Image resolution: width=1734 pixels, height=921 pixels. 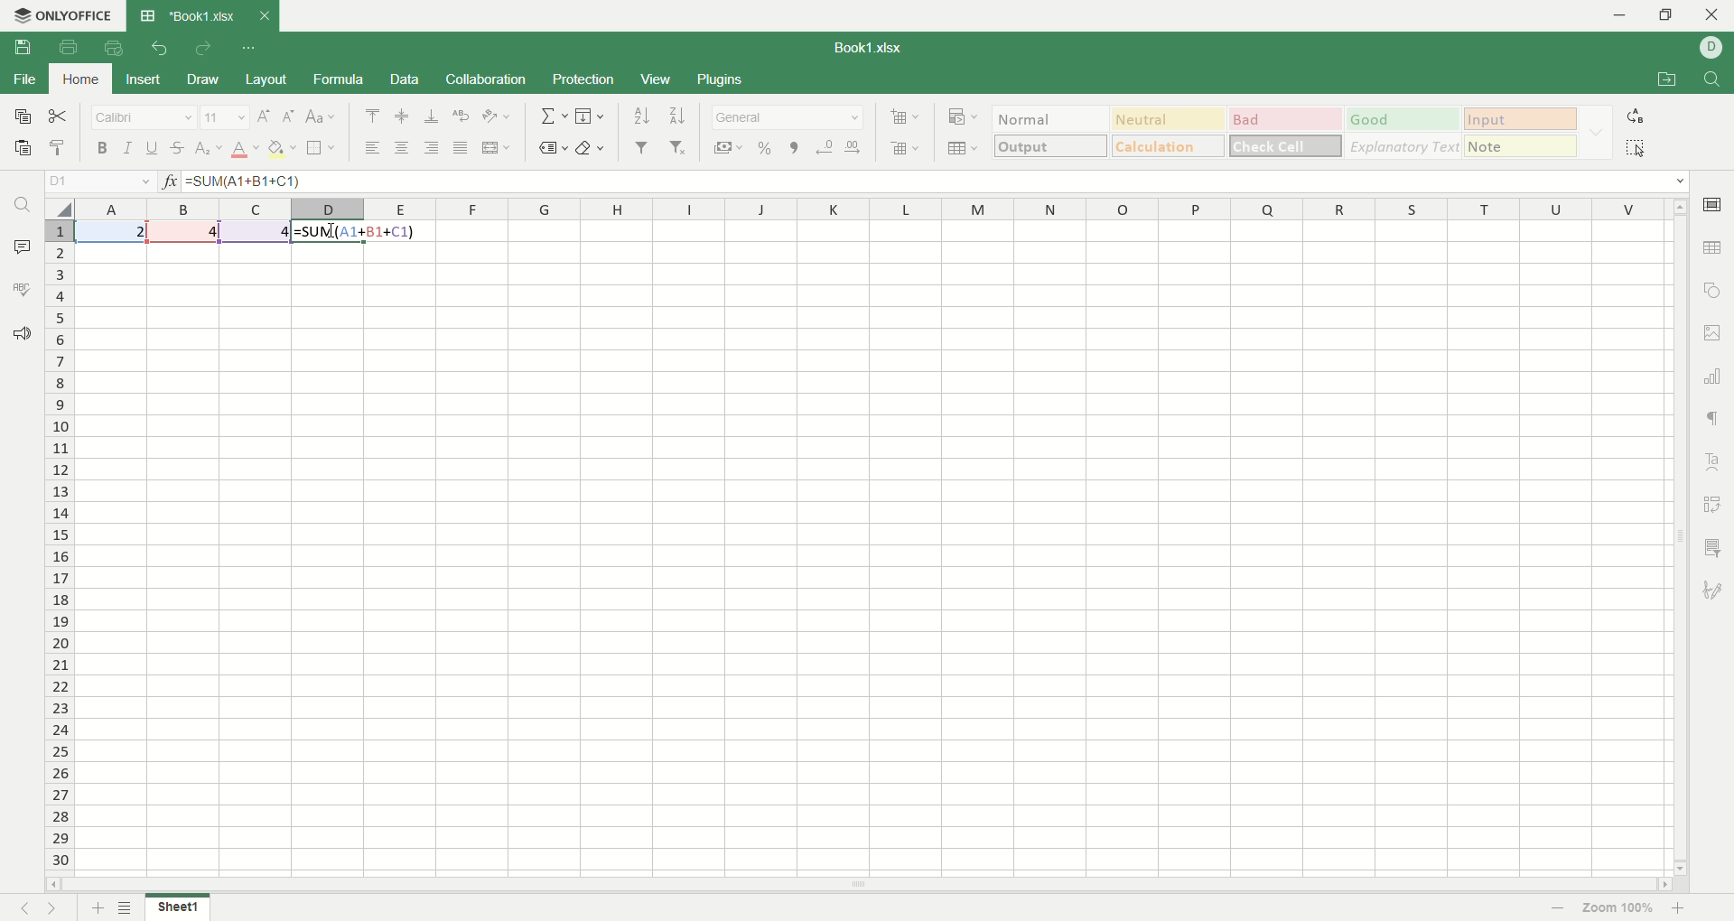 What do you see at coordinates (1594, 134) in the screenshot?
I see `options` at bounding box center [1594, 134].